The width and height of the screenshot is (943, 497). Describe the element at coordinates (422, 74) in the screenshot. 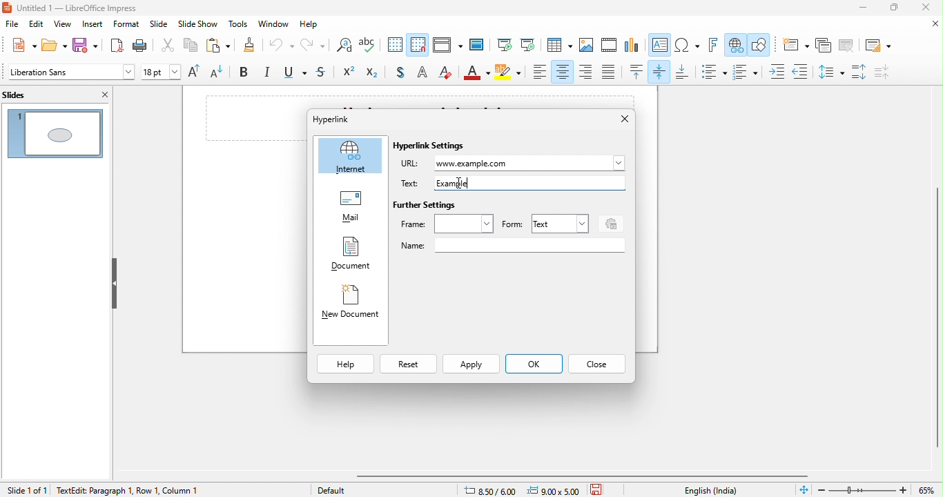

I see `apply outline attribute to font` at that location.